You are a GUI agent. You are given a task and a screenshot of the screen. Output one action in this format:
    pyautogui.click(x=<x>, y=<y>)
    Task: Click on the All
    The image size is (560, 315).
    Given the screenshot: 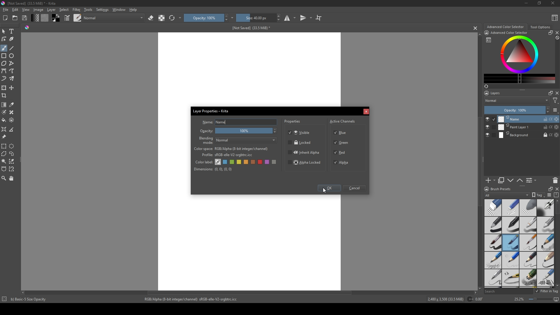 What is the action you would take?
    pyautogui.click(x=507, y=195)
    